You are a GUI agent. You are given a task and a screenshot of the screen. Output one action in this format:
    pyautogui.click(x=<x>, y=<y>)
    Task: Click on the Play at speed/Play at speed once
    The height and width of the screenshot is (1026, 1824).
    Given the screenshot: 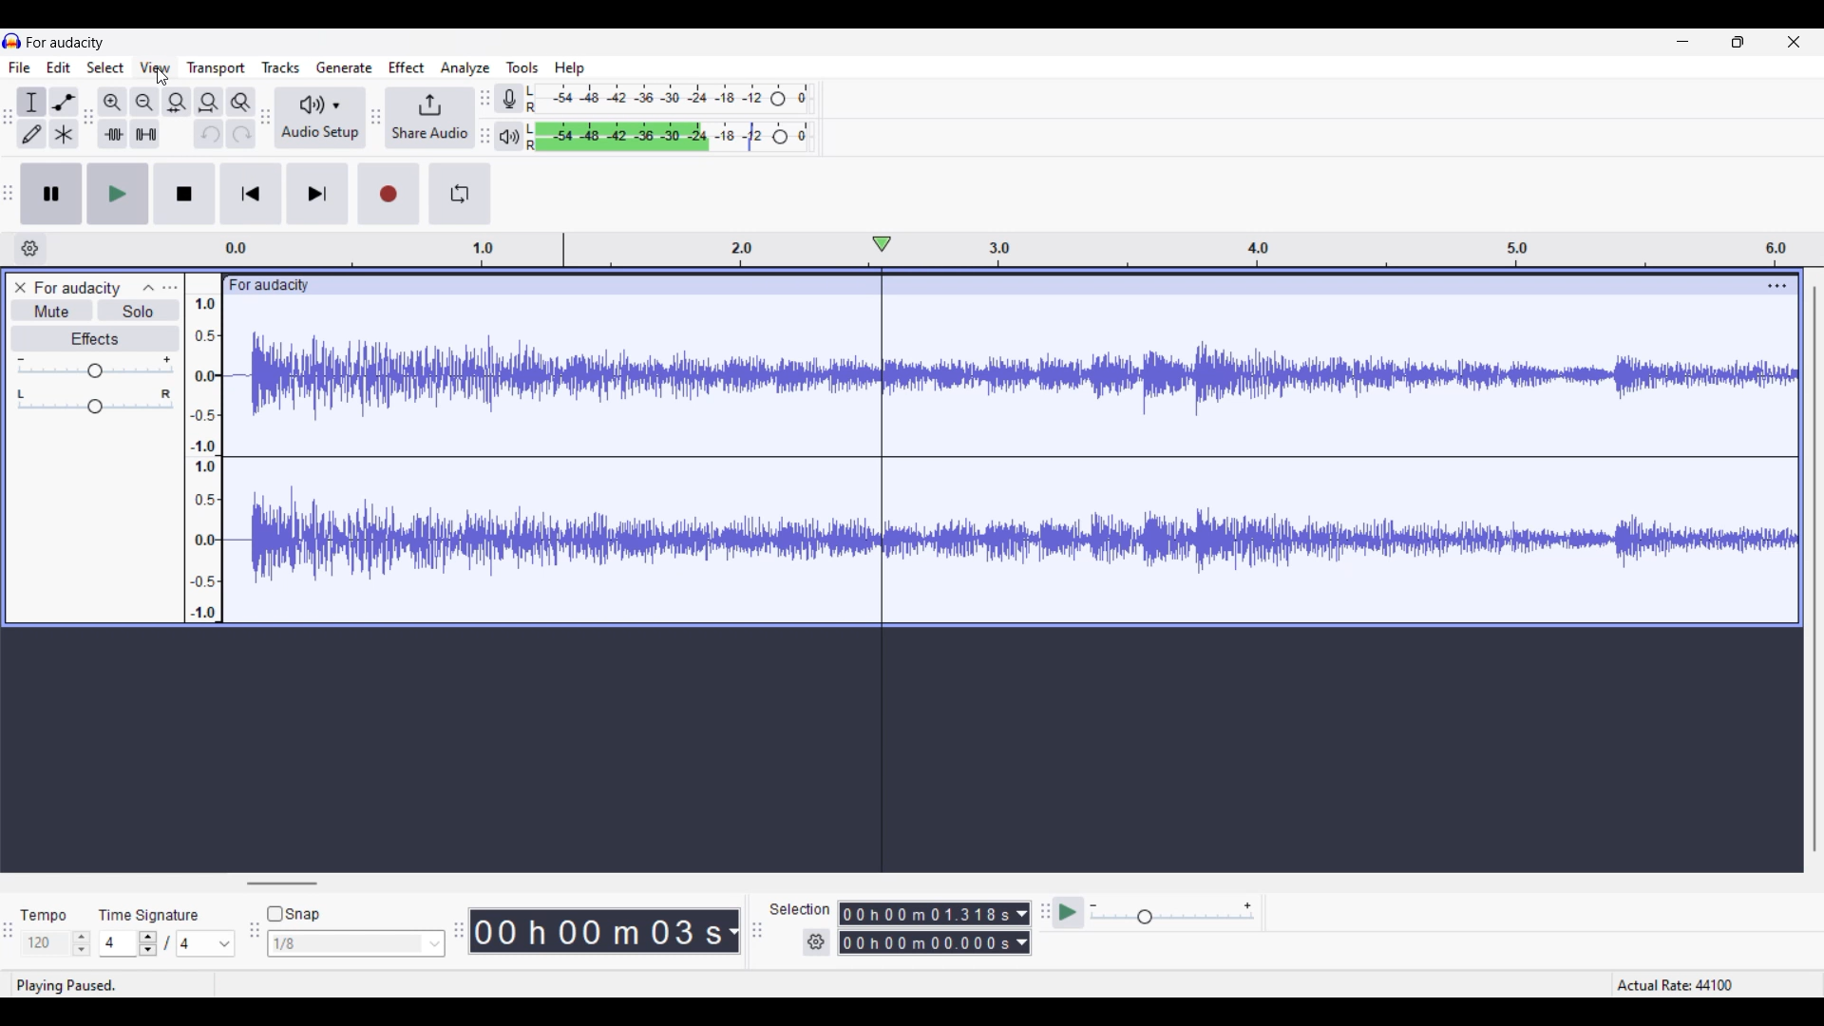 What is the action you would take?
    pyautogui.click(x=1068, y=912)
    